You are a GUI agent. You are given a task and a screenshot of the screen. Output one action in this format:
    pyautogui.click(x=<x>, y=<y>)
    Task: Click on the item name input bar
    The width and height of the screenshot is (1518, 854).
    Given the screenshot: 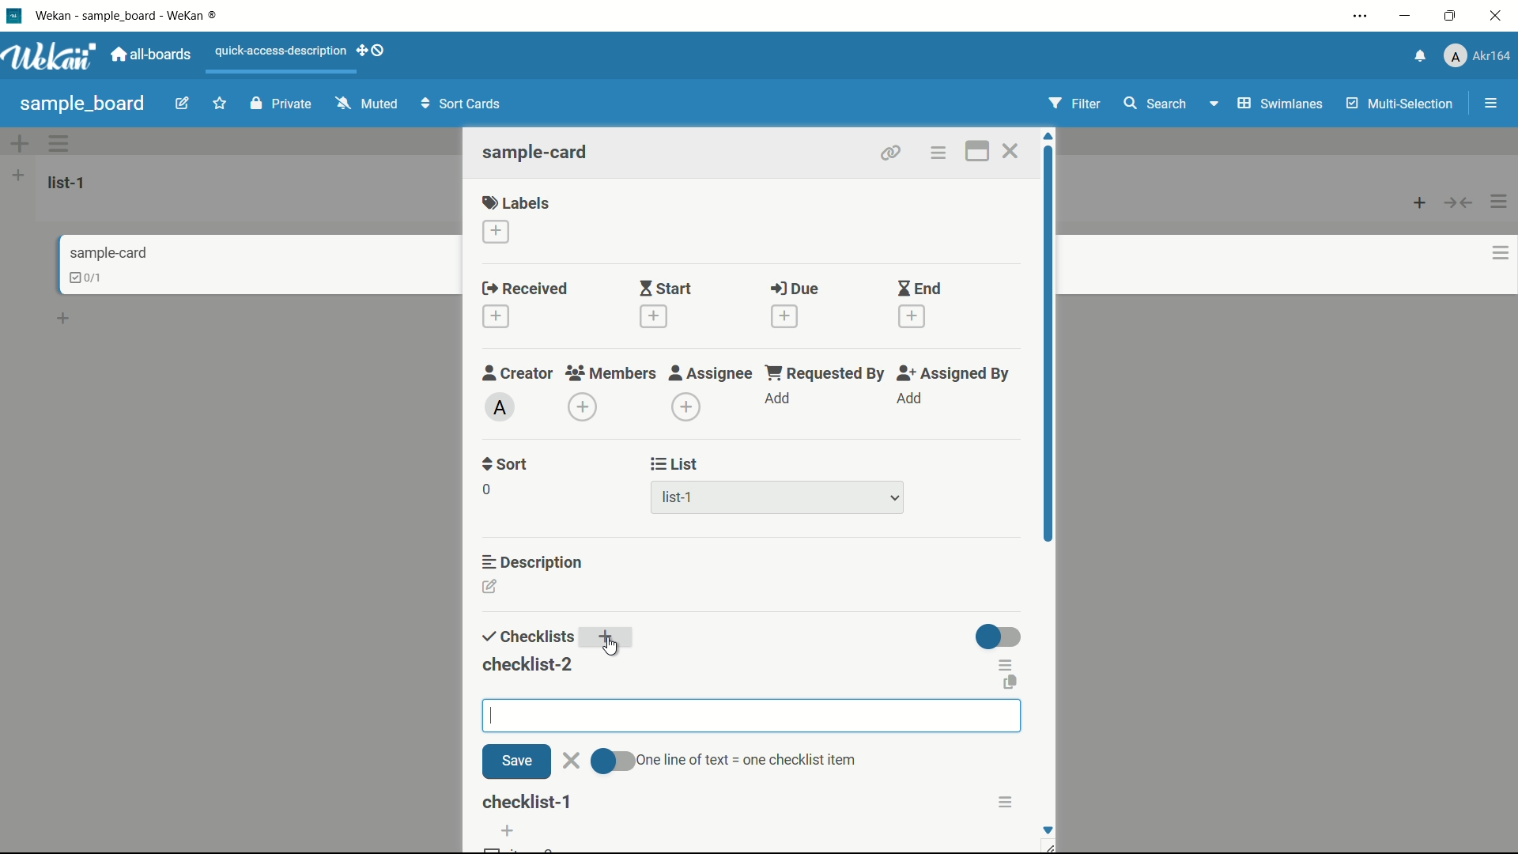 What is the action you would take?
    pyautogui.click(x=762, y=716)
    